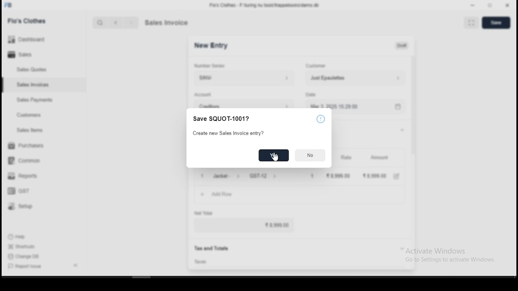 This screenshot has width=518, height=291. Describe the element at coordinates (33, 21) in the screenshot. I see `Flo's clothes` at that location.